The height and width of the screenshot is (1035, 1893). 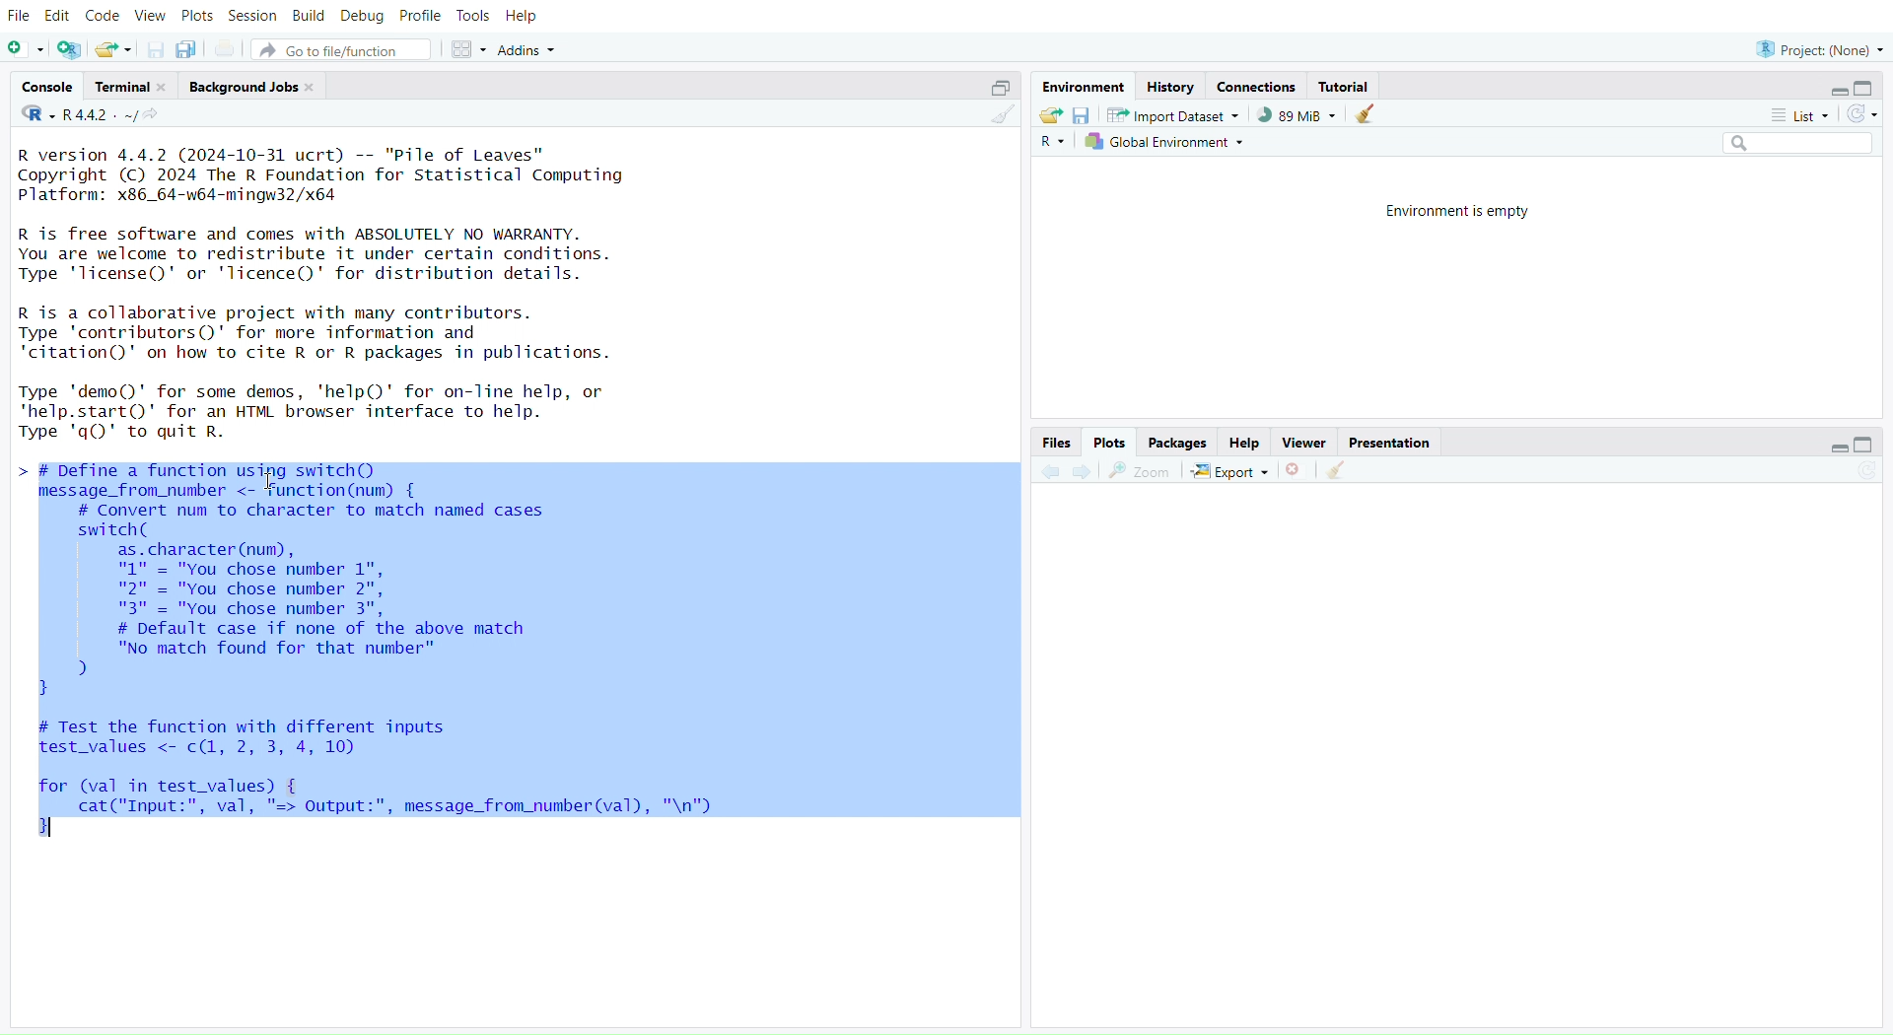 What do you see at coordinates (1049, 469) in the screenshot?
I see `Go back to the previous source location (Ctrl + F9)` at bounding box center [1049, 469].